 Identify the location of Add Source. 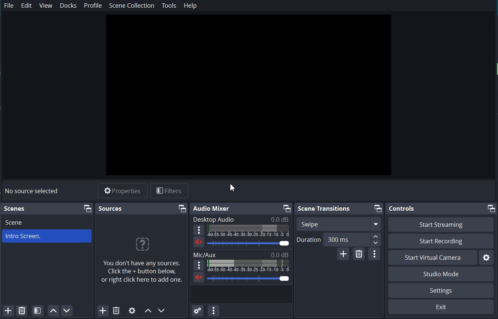
(103, 311).